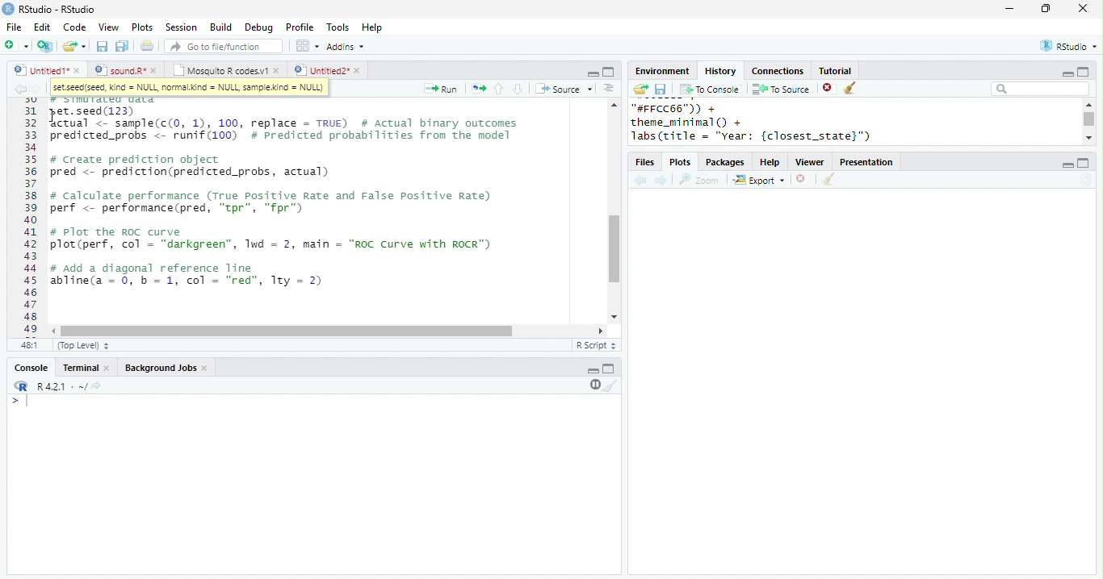 This screenshot has width=1103, height=579. I want to click on # Create prediction object
pred <- prediction(predicted_probs, actual), so click(189, 167).